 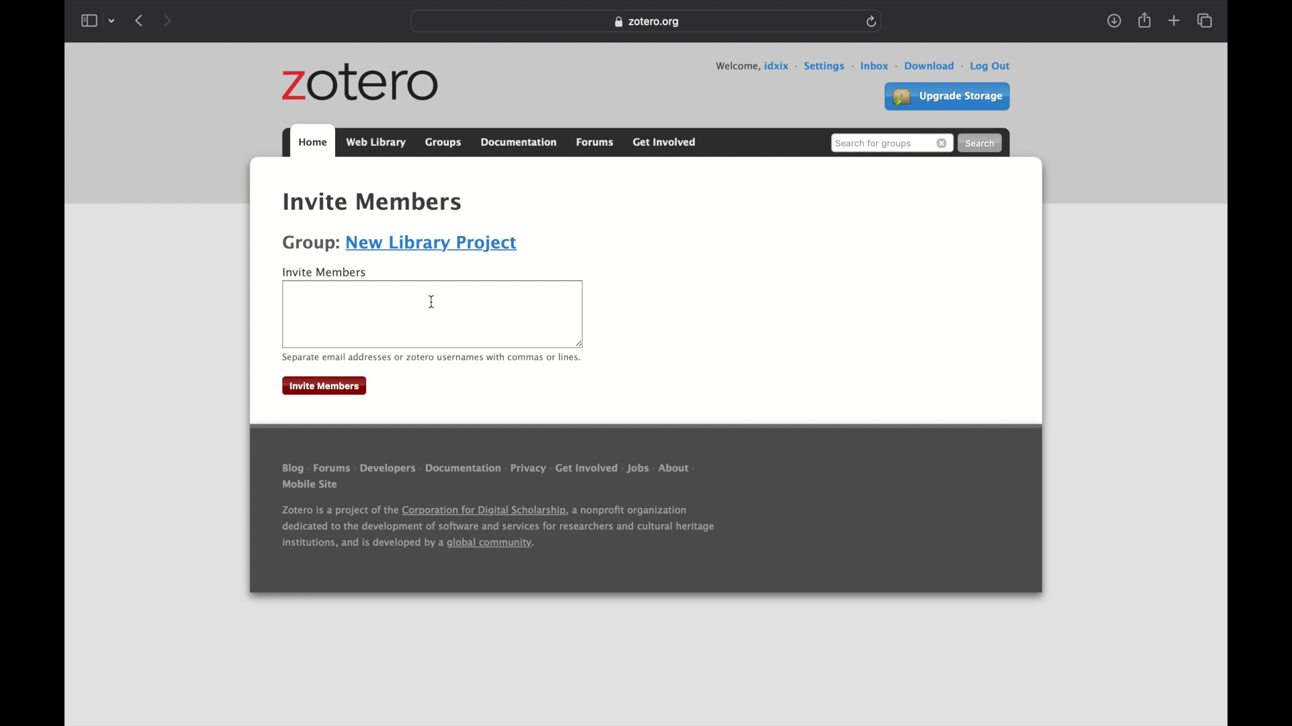 I want to click on jobs, so click(x=637, y=469).